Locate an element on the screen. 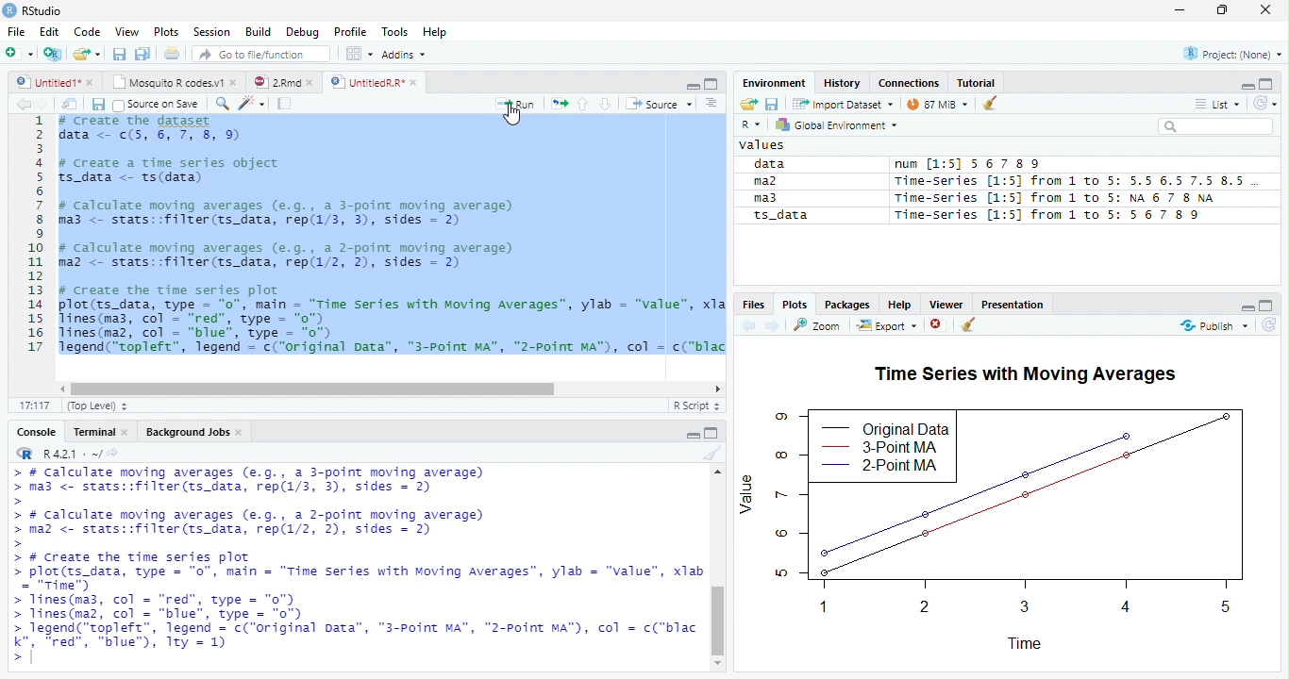 The width and height of the screenshot is (1289, 679). History is located at coordinates (842, 82).